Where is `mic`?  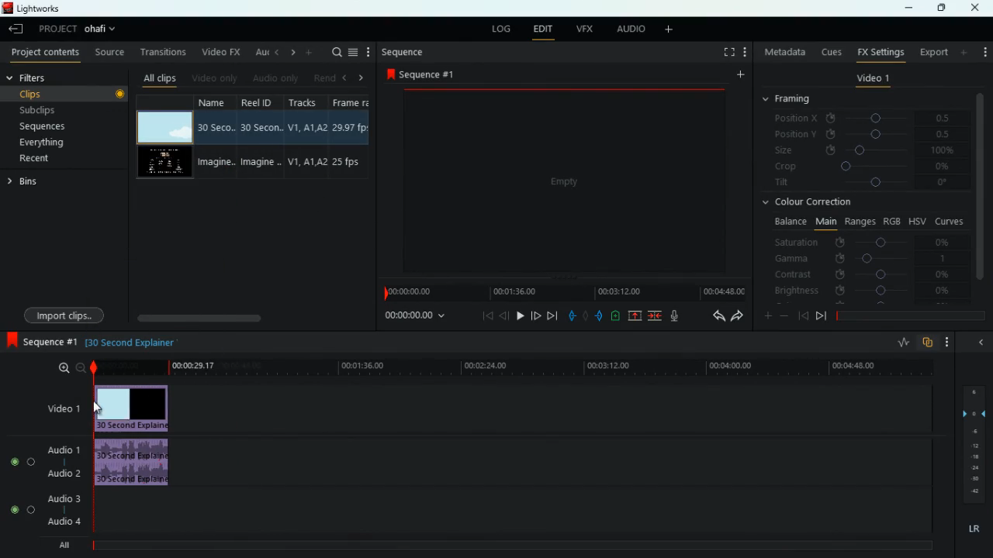
mic is located at coordinates (674, 315).